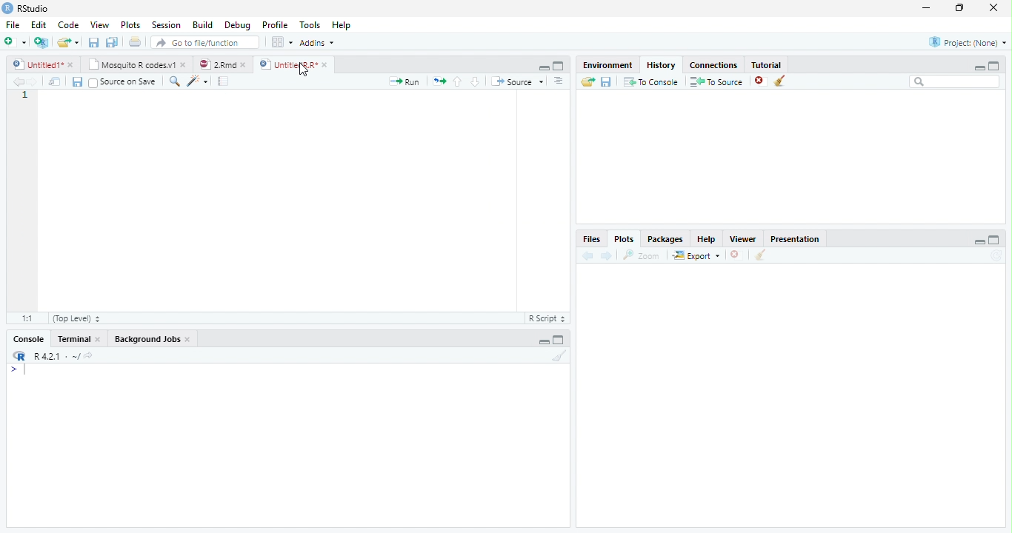 The width and height of the screenshot is (1012, 533). Describe the element at coordinates (696, 255) in the screenshot. I see `Export` at that location.